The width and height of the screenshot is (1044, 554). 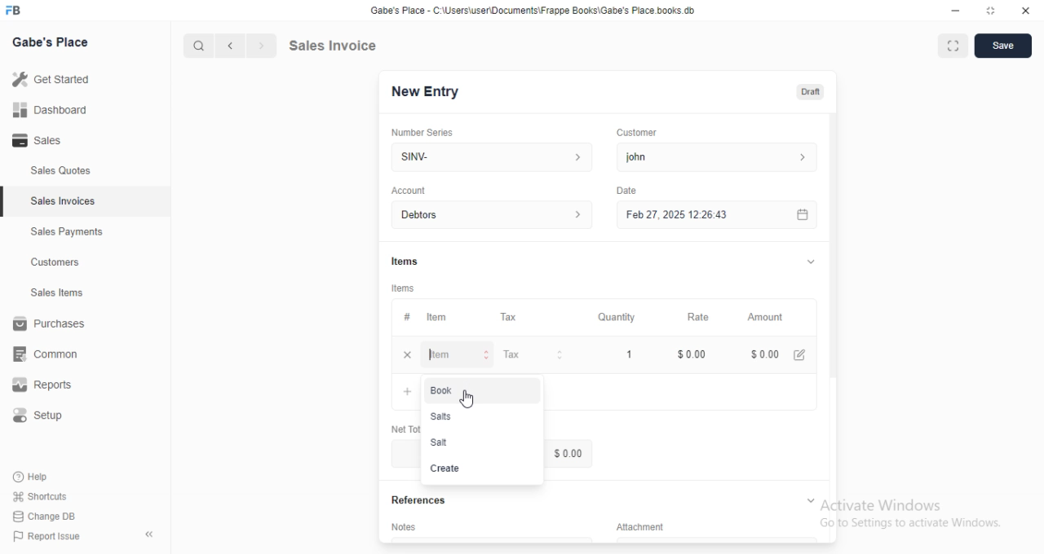 I want to click on Expand, so click(x=807, y=262).